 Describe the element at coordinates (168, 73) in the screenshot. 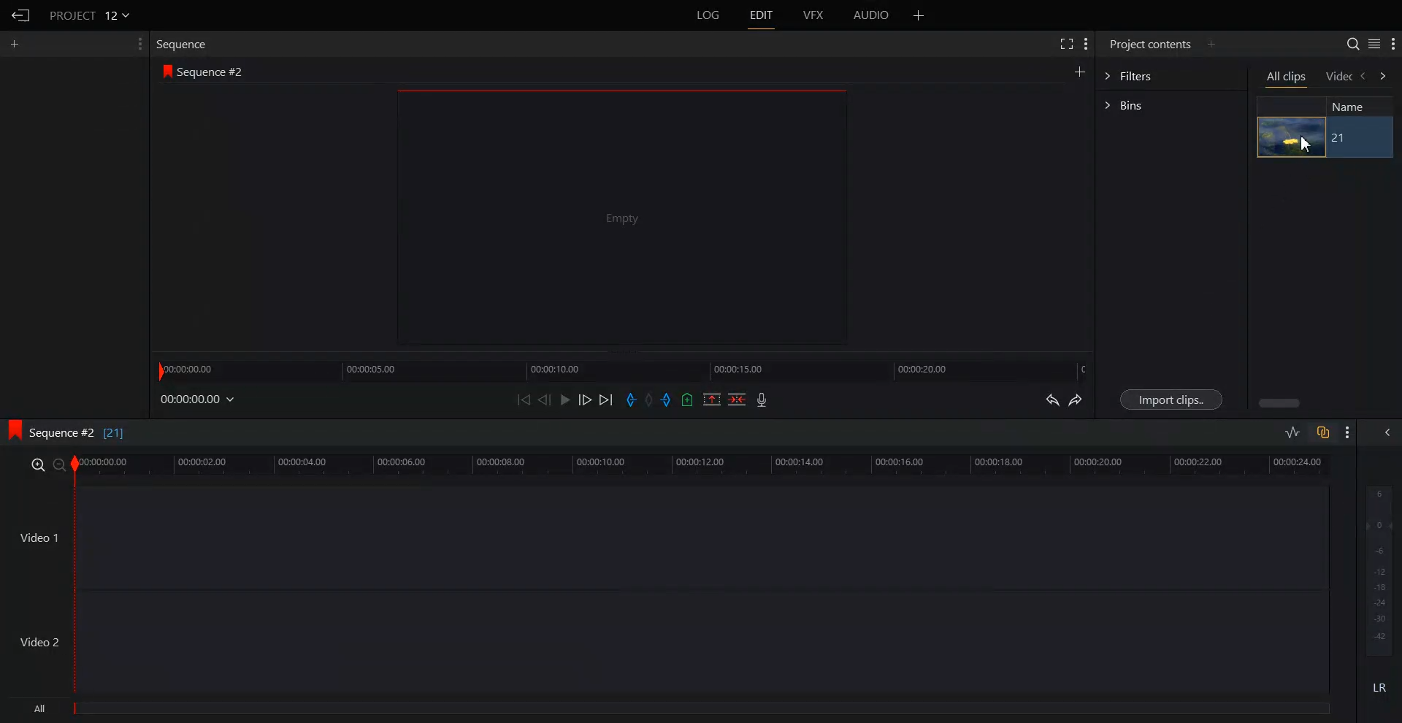

I see `icon` at that location.